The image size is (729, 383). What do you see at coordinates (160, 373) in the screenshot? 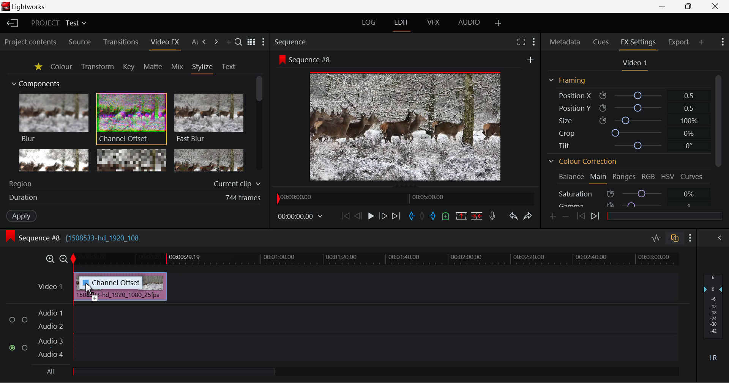
I see `all` at bounding box center [160, 373].